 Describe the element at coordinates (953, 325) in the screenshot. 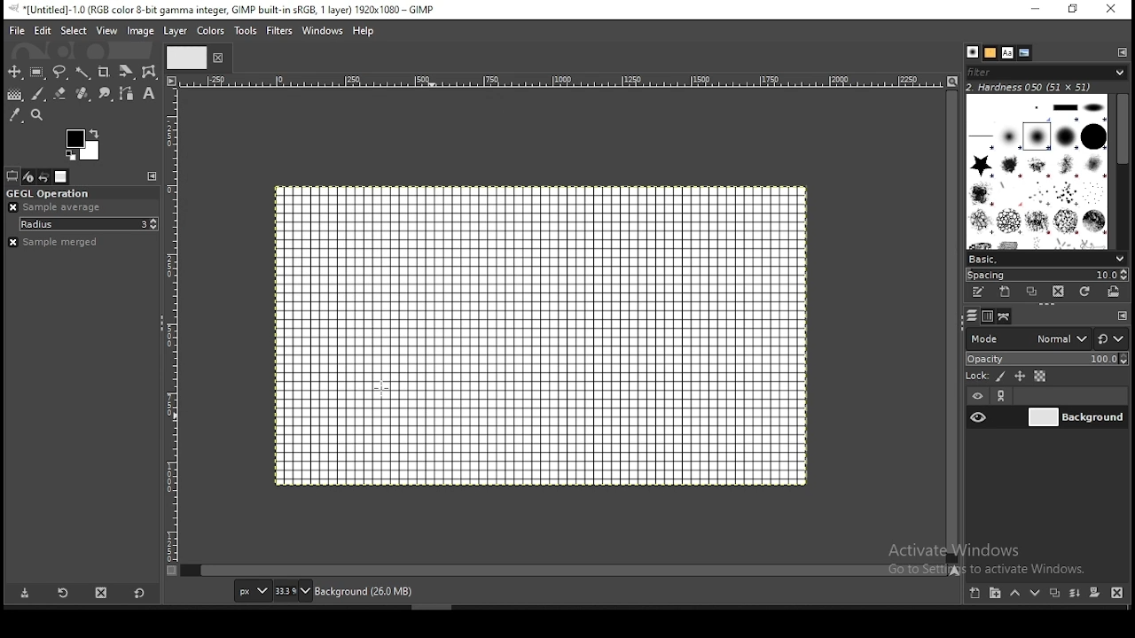

I see `horizontal scroll bar` at that location.